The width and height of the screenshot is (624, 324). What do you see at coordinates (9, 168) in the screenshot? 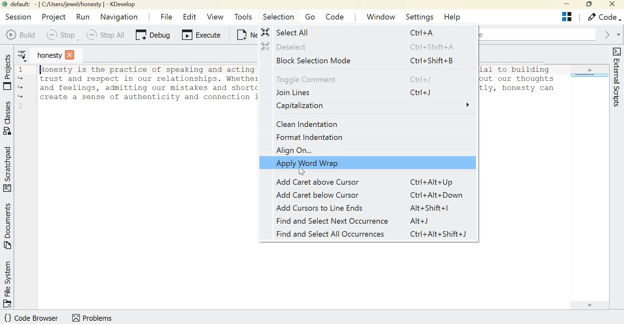
I see `Toggle 'Scratchpad' tool view` at bounding box center [9, 168].